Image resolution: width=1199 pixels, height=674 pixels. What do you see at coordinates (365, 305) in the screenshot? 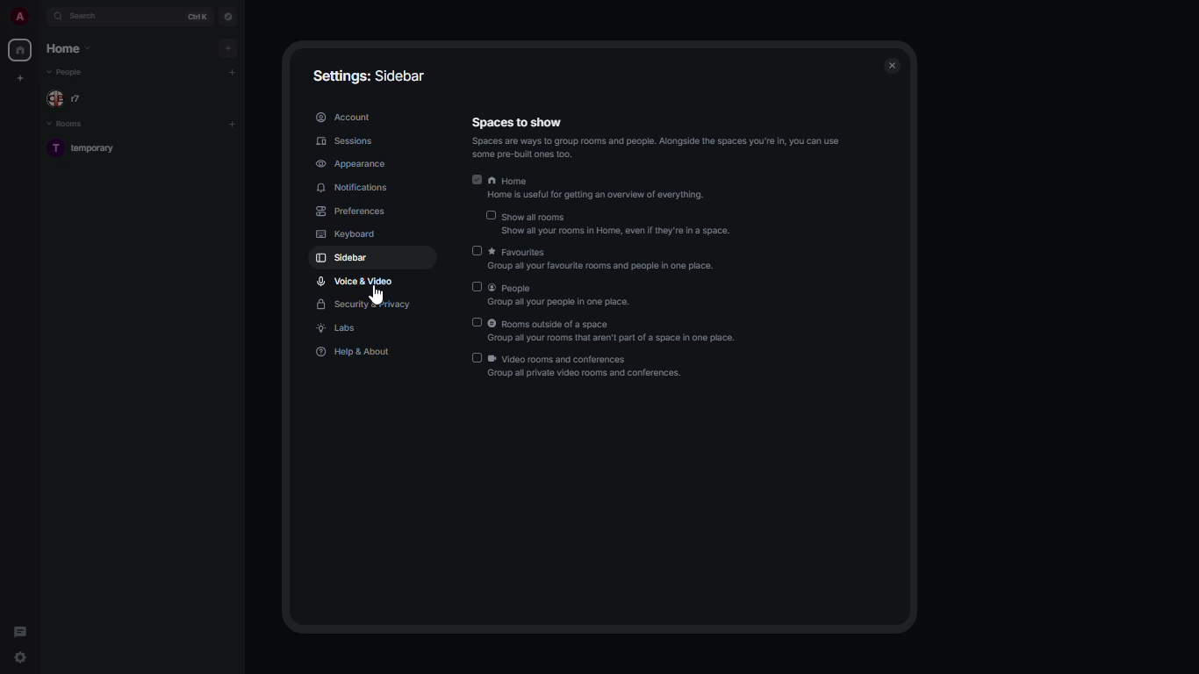
I see `security & privacy` at bounding box center [365, 305].